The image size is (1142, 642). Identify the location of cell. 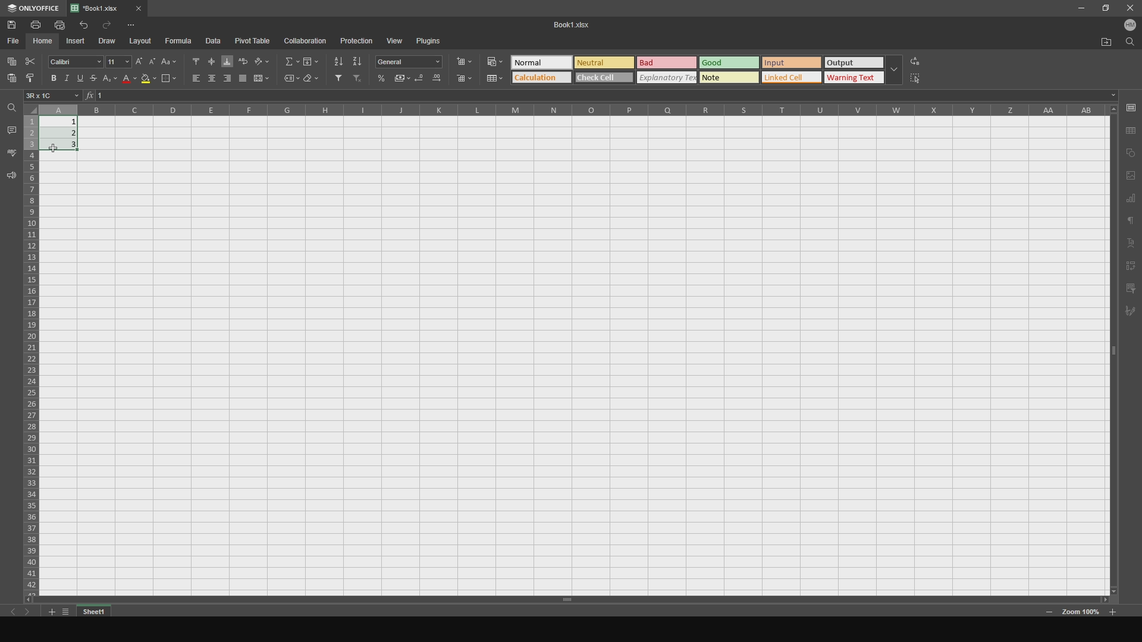
(53, 95).